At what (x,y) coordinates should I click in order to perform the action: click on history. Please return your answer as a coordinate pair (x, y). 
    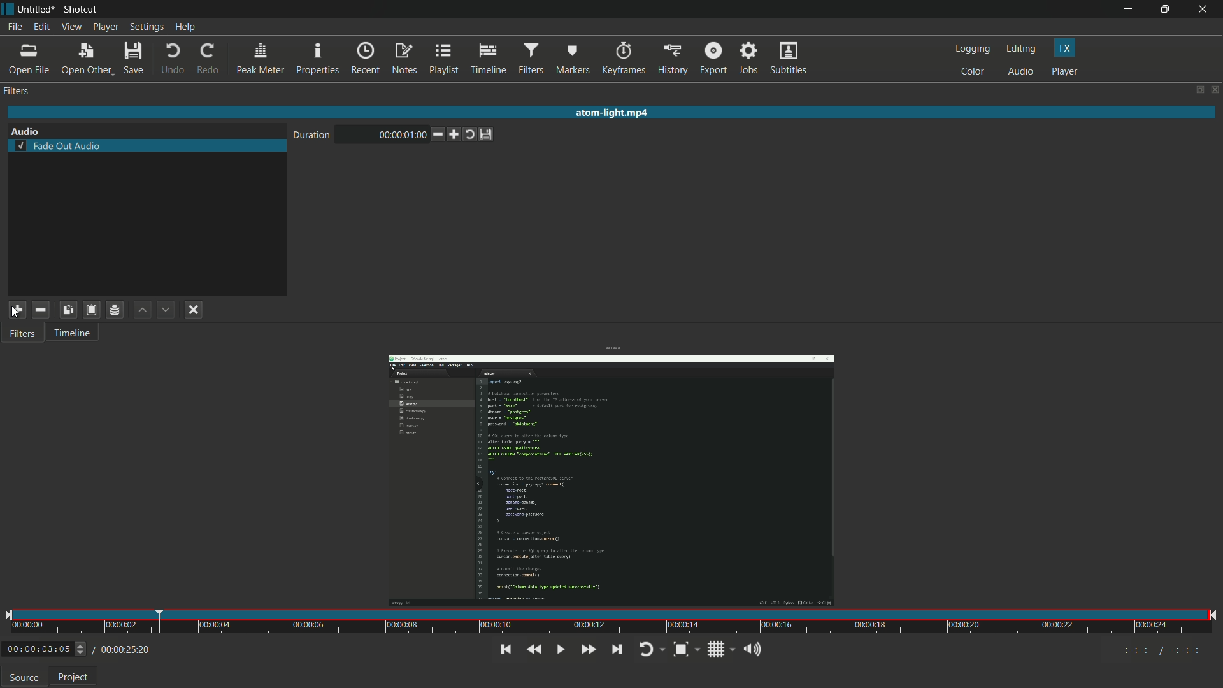
    Looking at the image, I should click on (672, 58).